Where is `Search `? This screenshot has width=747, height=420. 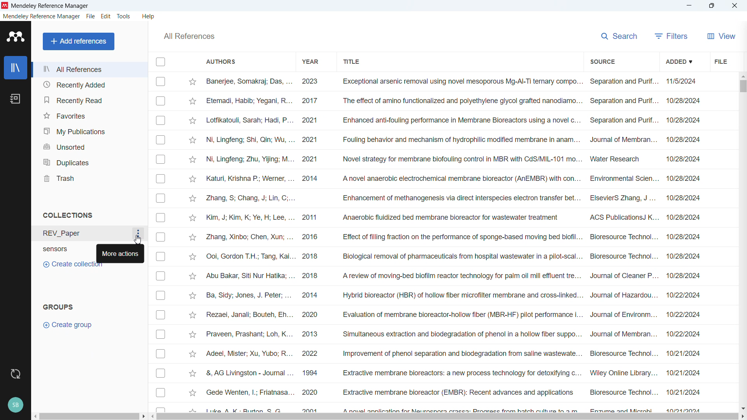
Search  is located at coordinates (619, 35).